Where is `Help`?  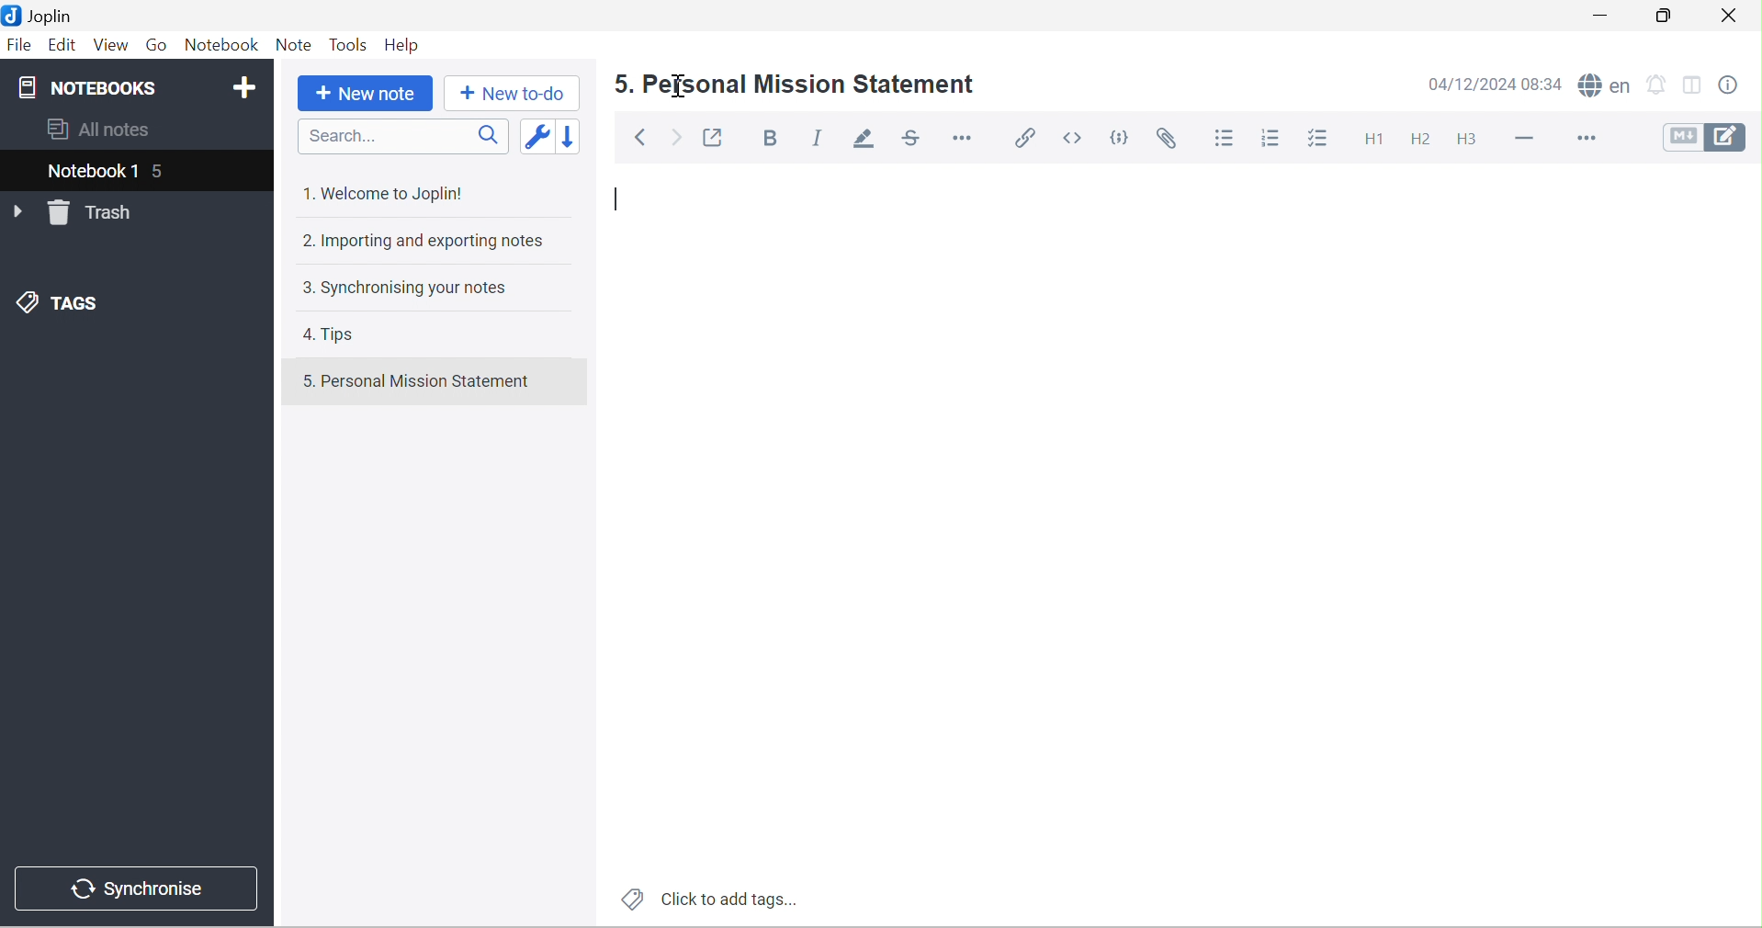
Help is located at coordinates (403, 45).